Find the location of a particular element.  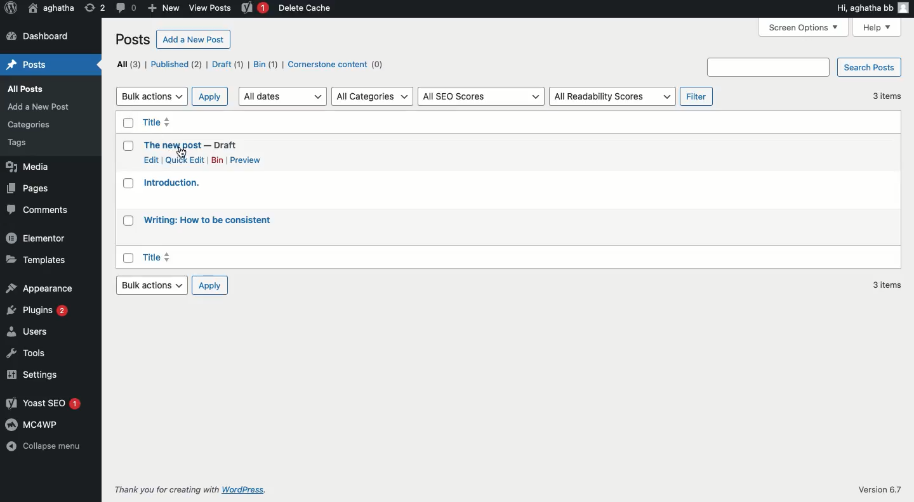

Collapse menu is located at coordinates (44, 447).